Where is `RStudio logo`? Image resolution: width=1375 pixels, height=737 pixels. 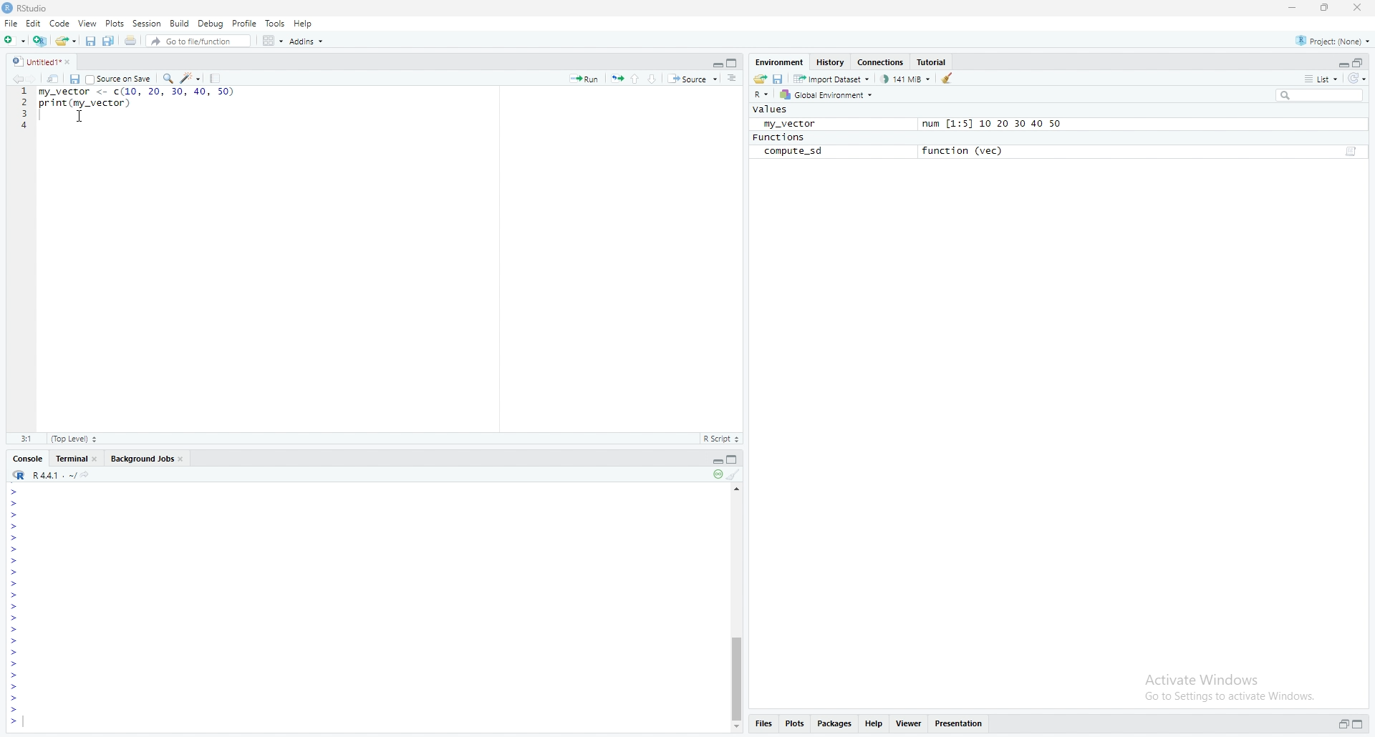 RStudio logo is located at coordinates (19, 475).